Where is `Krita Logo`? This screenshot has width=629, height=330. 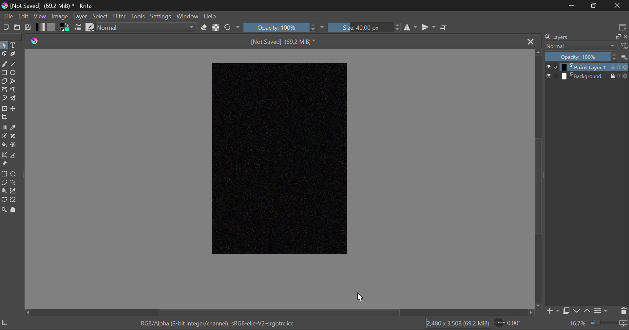
Krita Logo is located at coordinates (35, 40).